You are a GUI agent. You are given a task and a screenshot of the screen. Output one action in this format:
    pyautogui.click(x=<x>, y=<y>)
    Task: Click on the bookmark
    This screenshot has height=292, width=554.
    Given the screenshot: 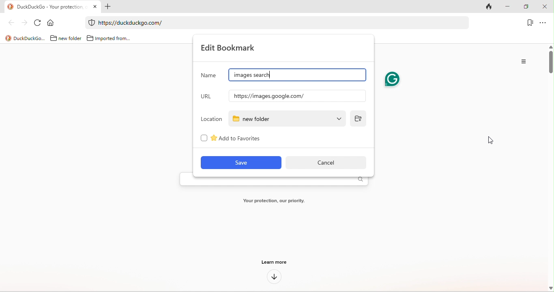 What is the action you would take?
    pyautogui.click(x=529, y=23)
    